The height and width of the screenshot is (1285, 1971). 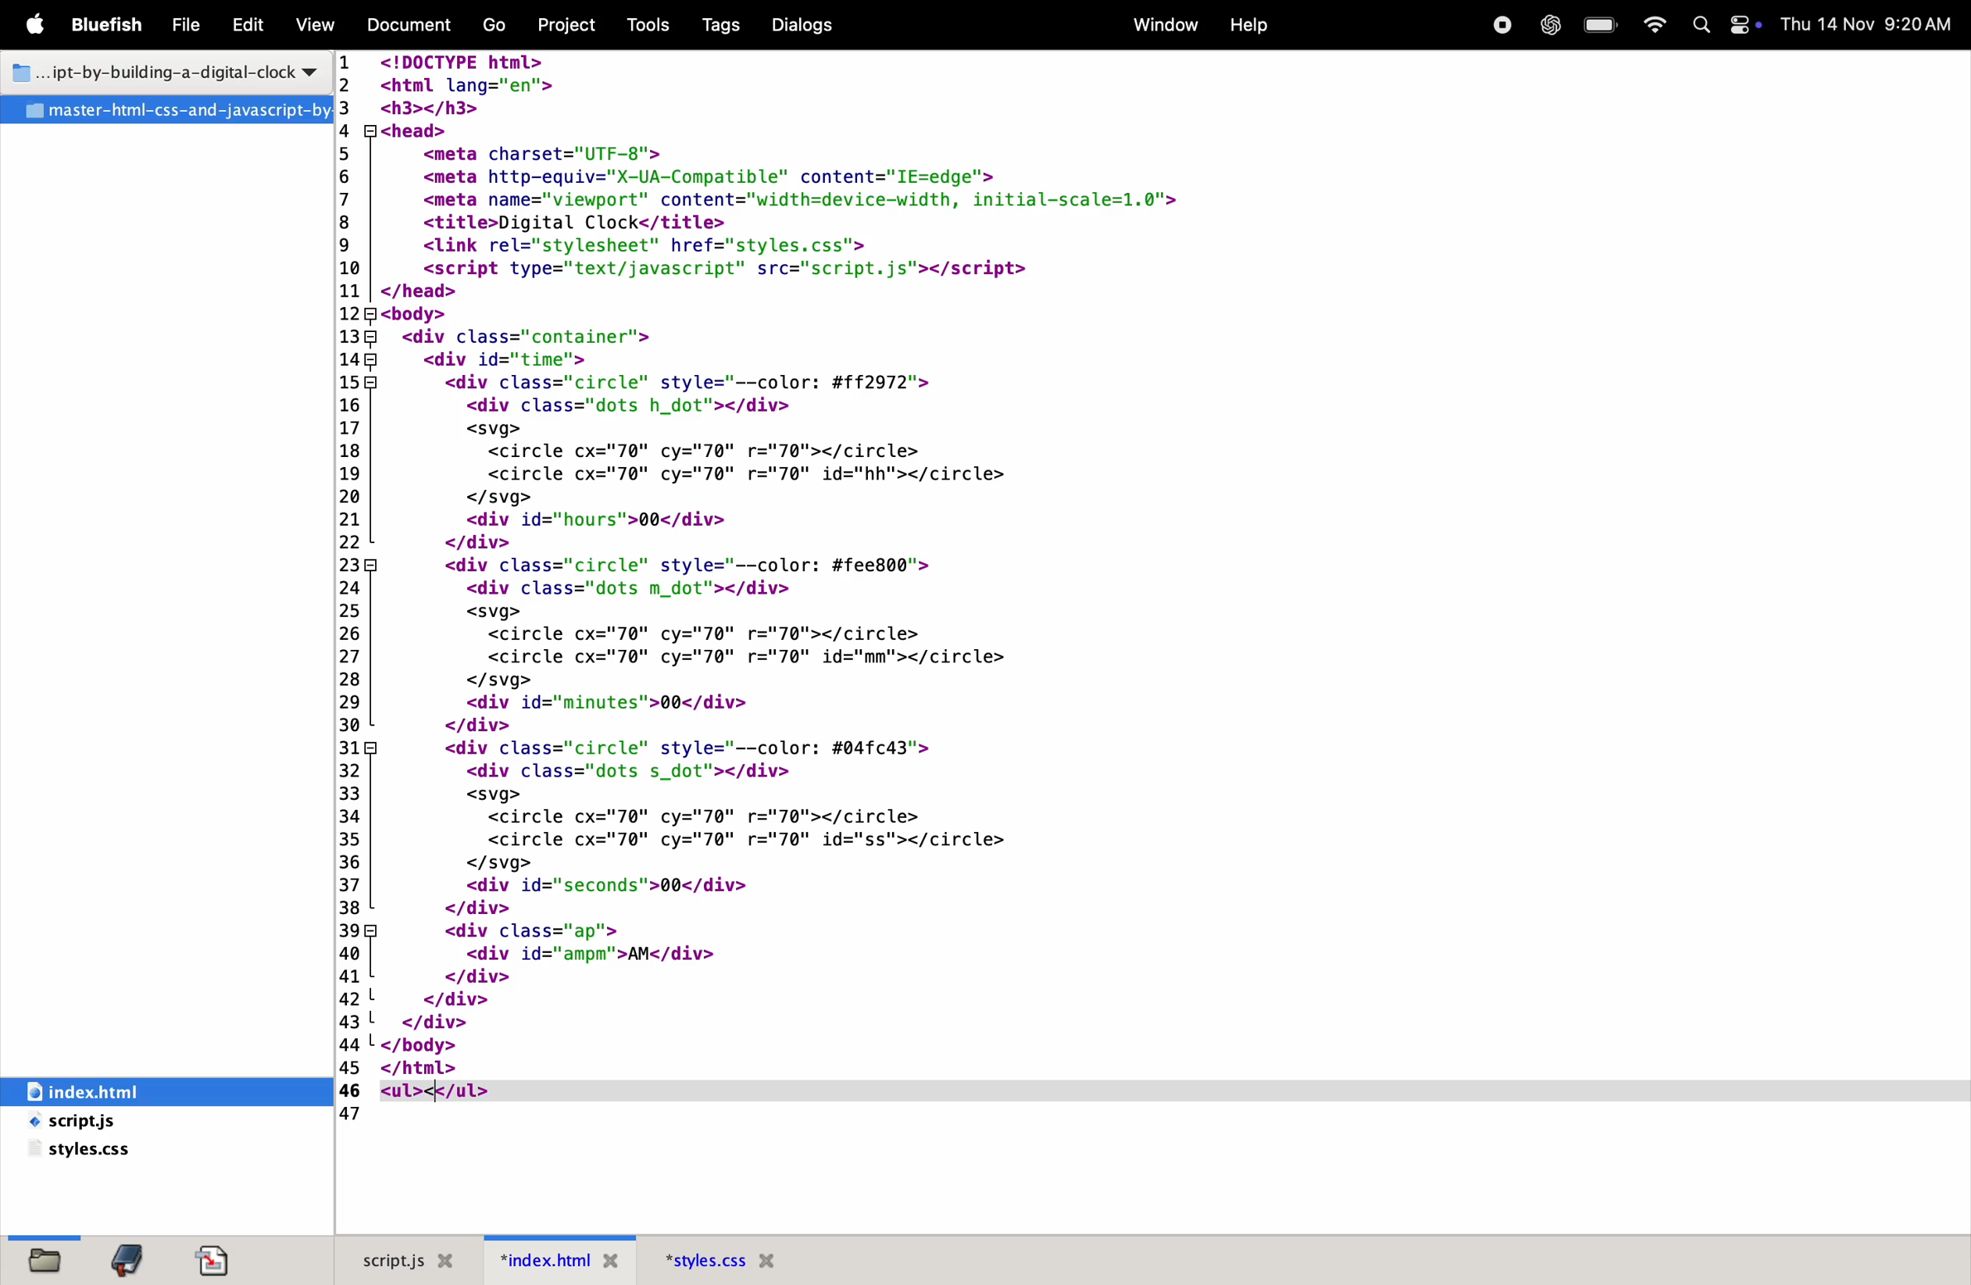 I want to click on script.js, so click(x=115, y=1123).